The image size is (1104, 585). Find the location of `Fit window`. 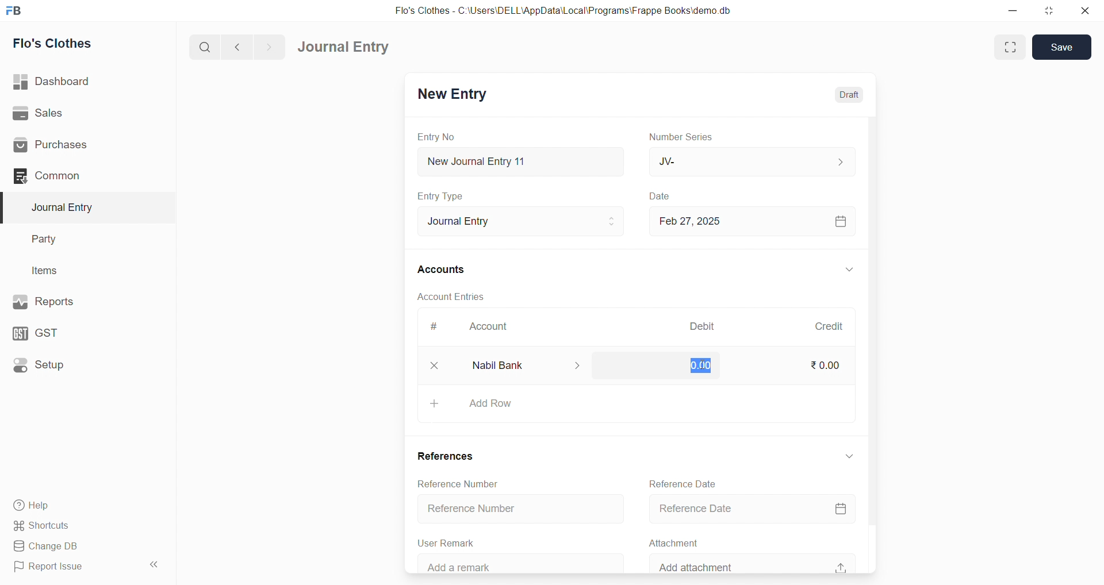

Fit window is located at coordinates (1009, 47).